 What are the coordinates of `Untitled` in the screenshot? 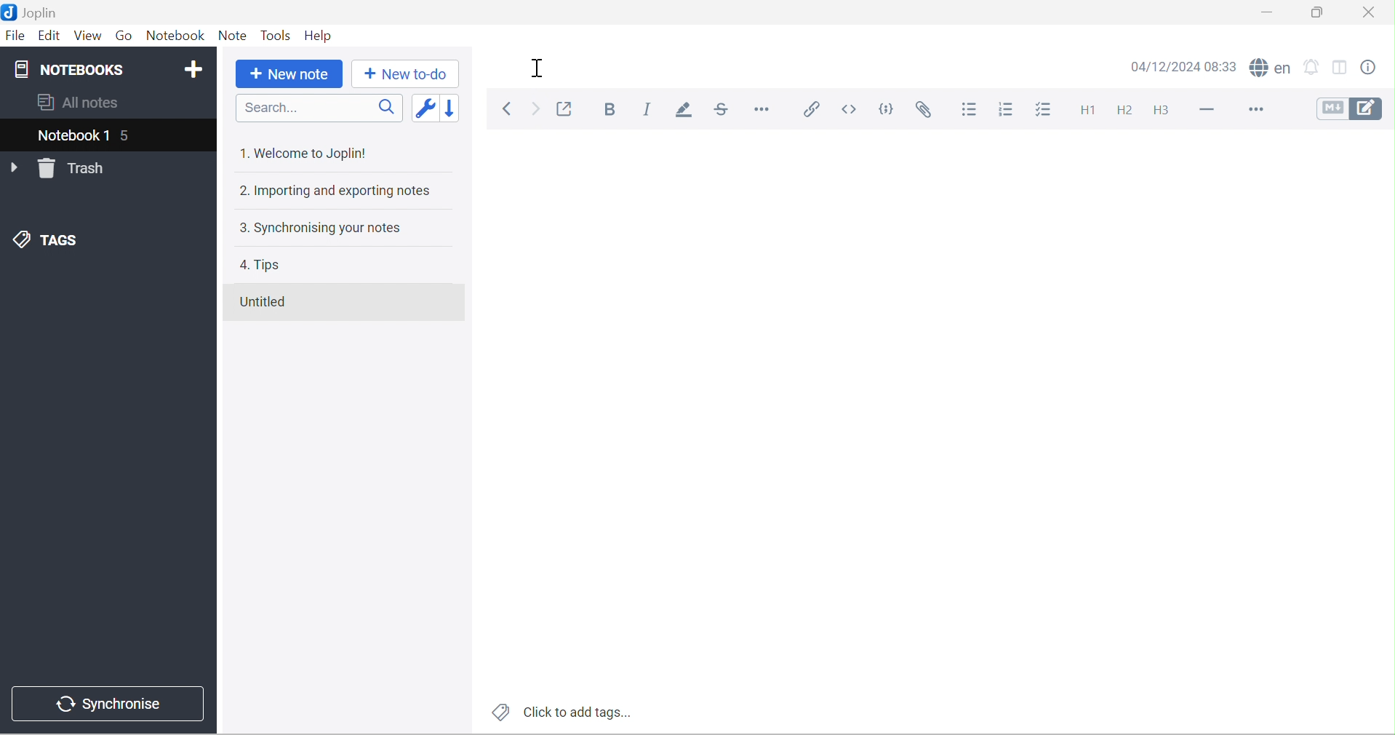 It's located at (266, 301).